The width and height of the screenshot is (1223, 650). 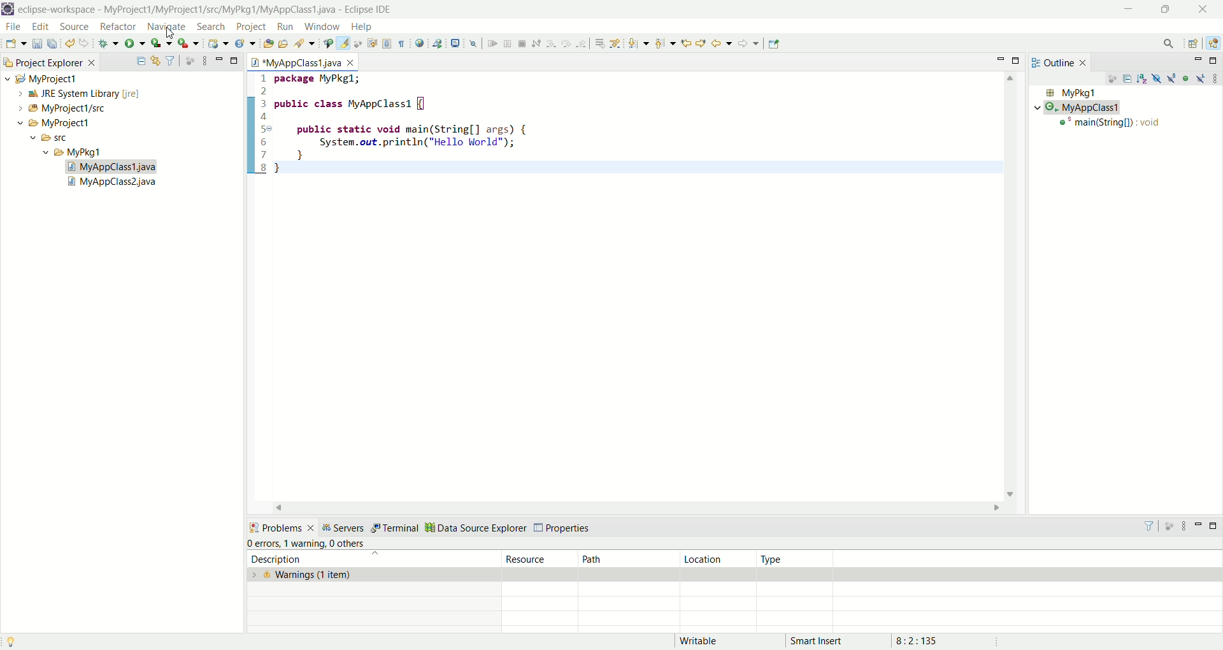 What do you see at coordinates (775, 44) in the screenshot?
I see `Pin editor` at bounding box center [775, 44].